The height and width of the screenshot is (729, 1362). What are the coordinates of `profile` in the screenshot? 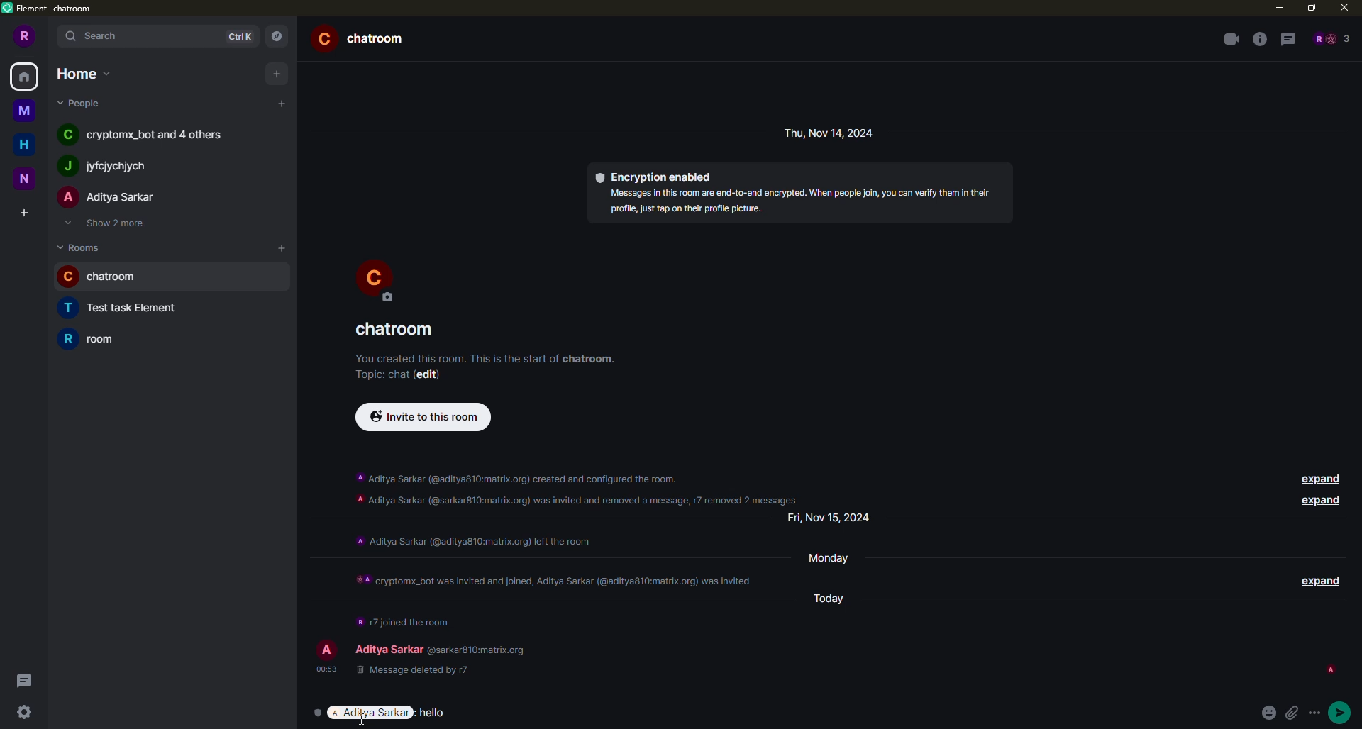 It's located at (375, 278).